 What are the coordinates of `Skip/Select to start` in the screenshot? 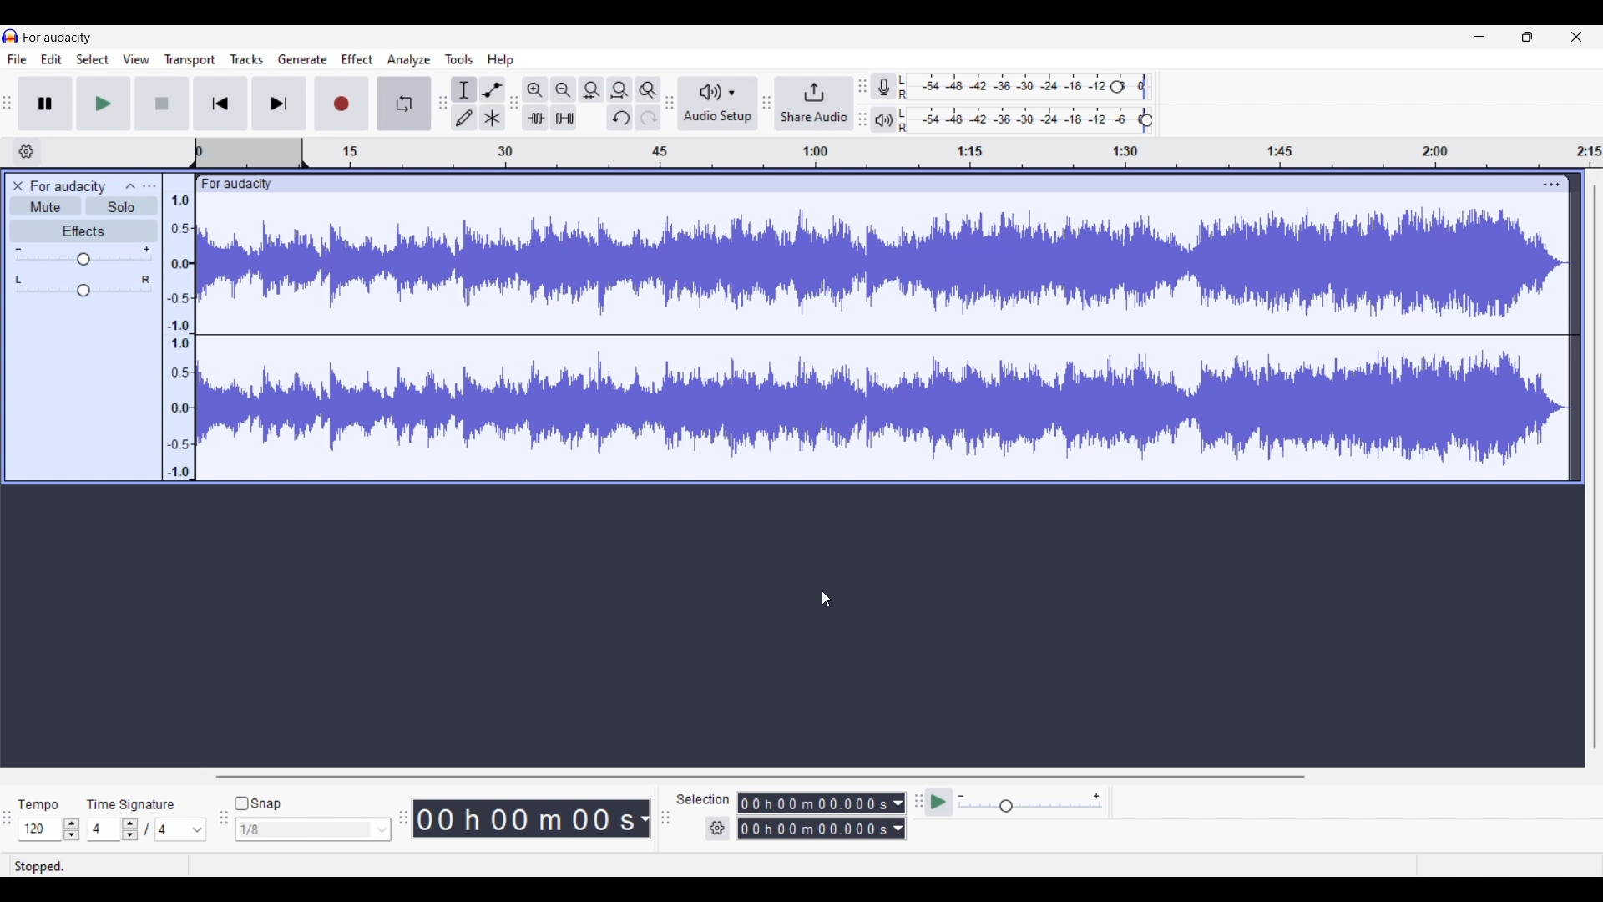 It's located at (221, 104).